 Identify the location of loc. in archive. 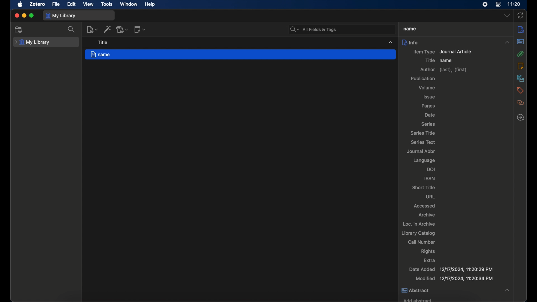
(419, 224).